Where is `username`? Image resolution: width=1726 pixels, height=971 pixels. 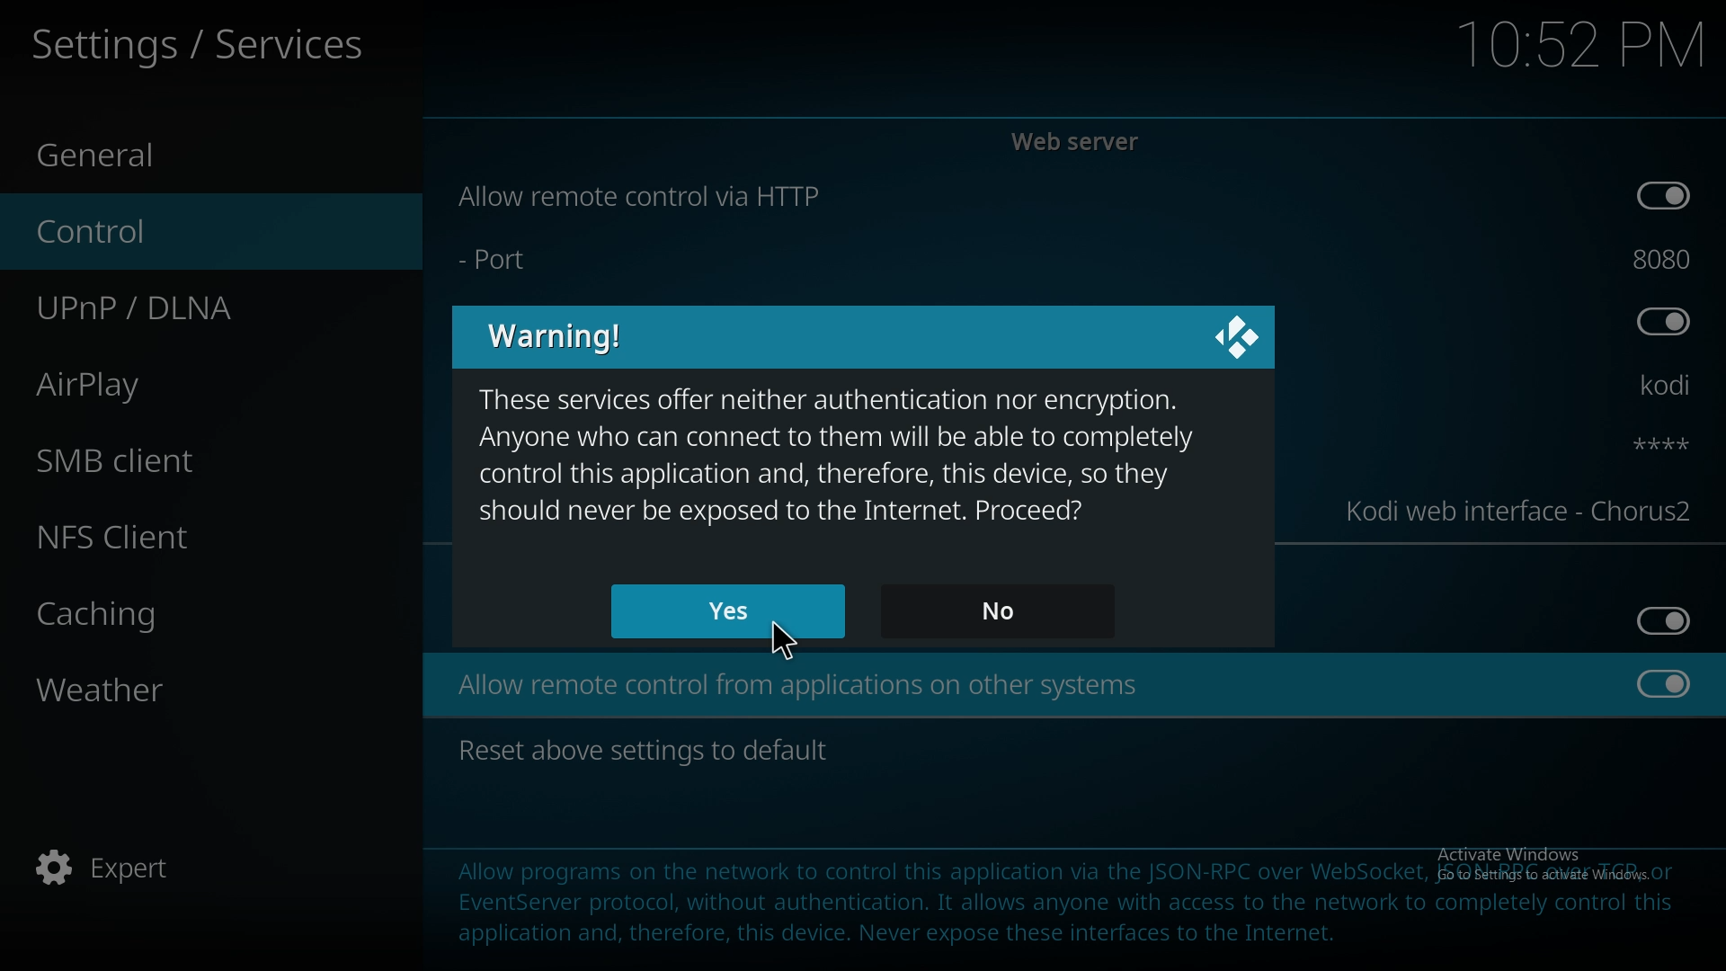
username is located at coordinates (1670, 388).